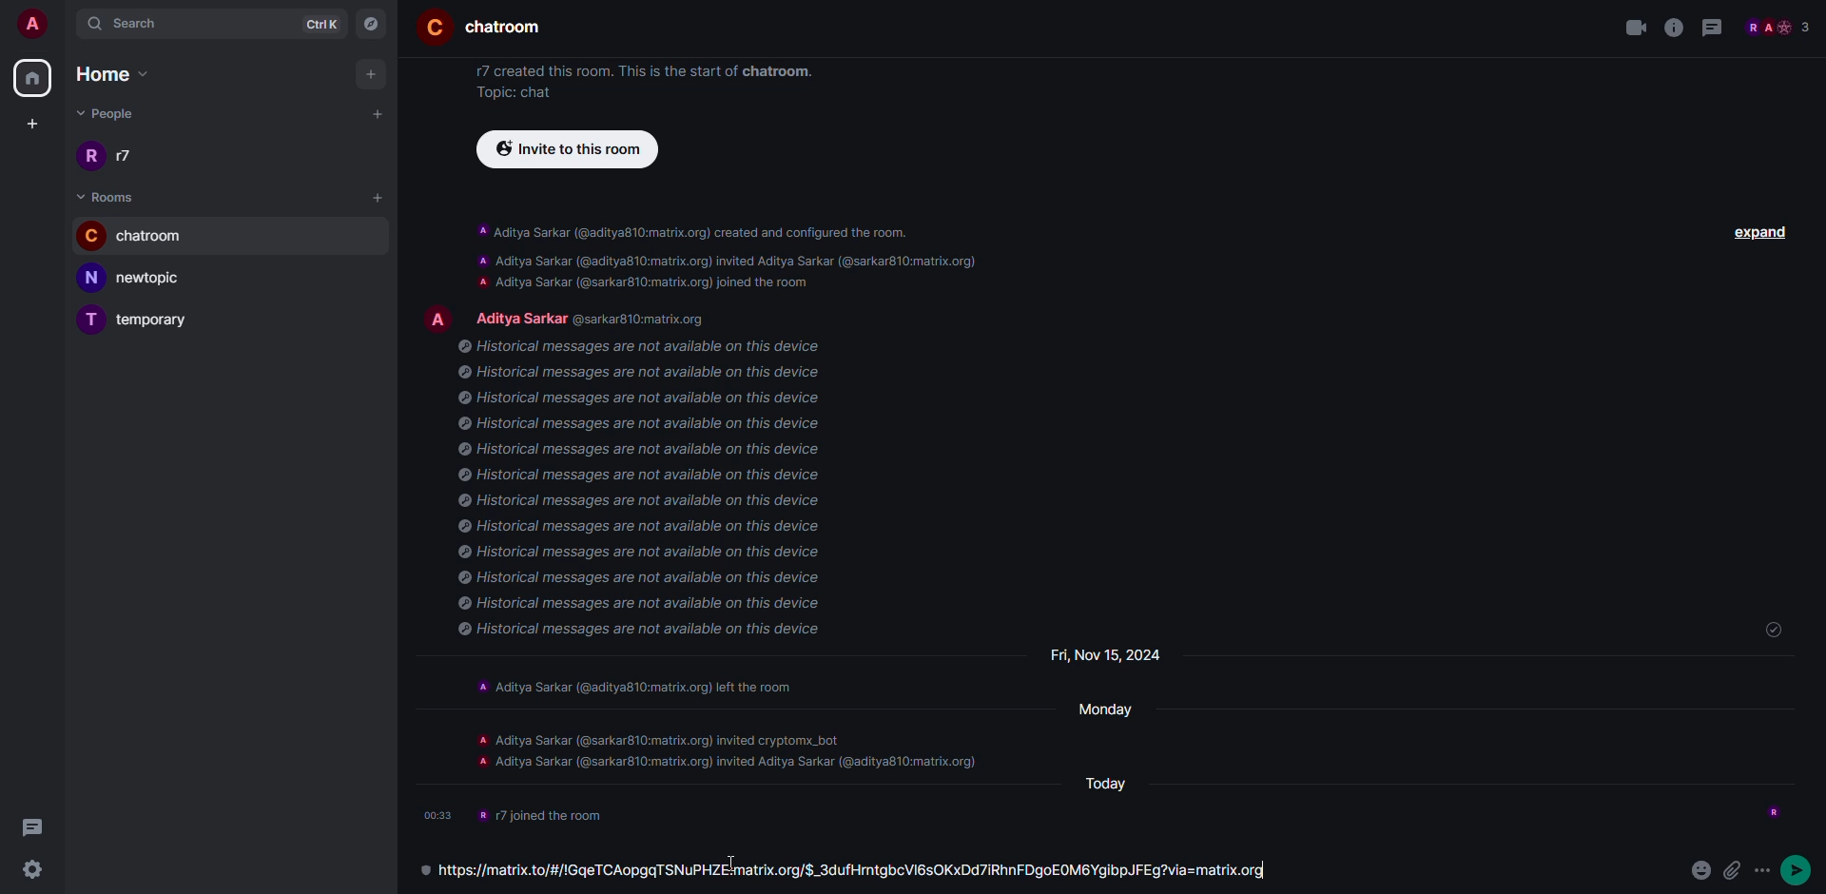  What do you see at coordinates (379, 112) in the screenshot?
I see `add` at bounding box center [379, 112].